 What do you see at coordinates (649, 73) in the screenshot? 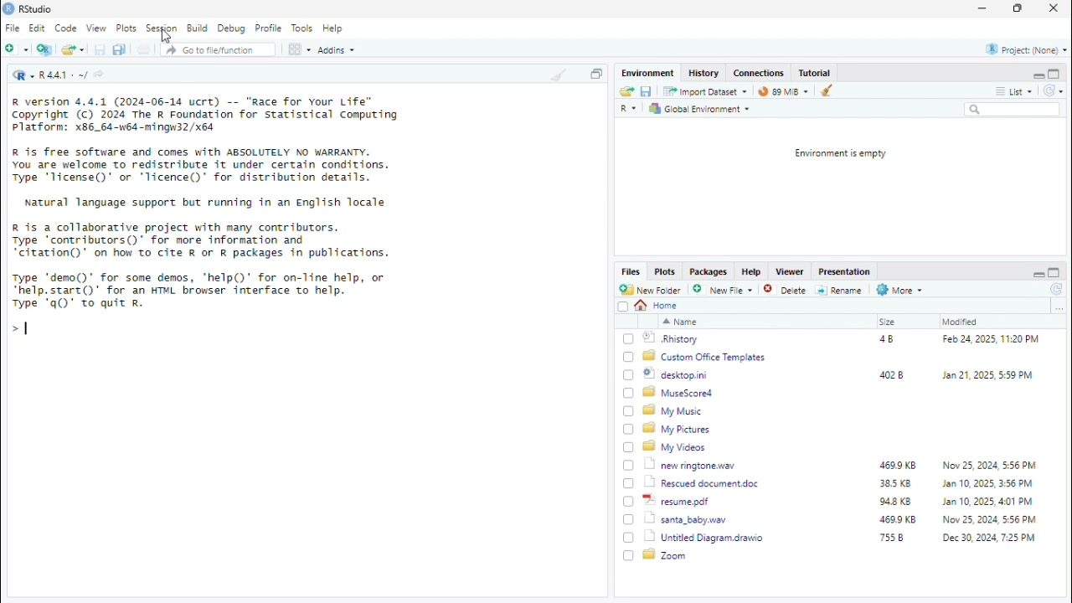
I see `Enviornment` at bounding box center [649, 73].